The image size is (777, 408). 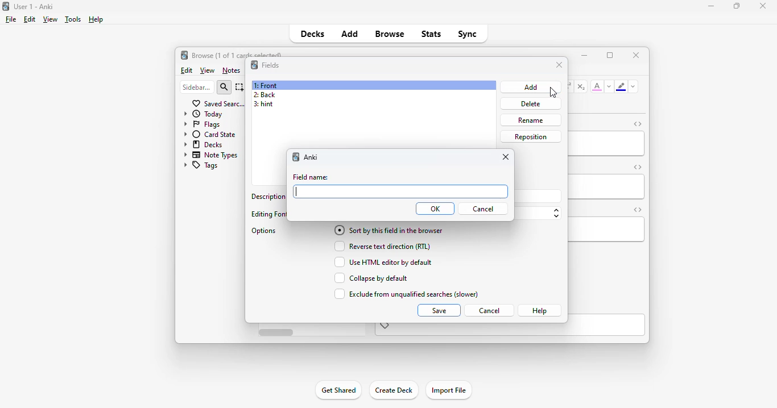 What do you see at coordinates (393, 389) in the screenshot?
I see `create deck` at bounding box center [393, 389].